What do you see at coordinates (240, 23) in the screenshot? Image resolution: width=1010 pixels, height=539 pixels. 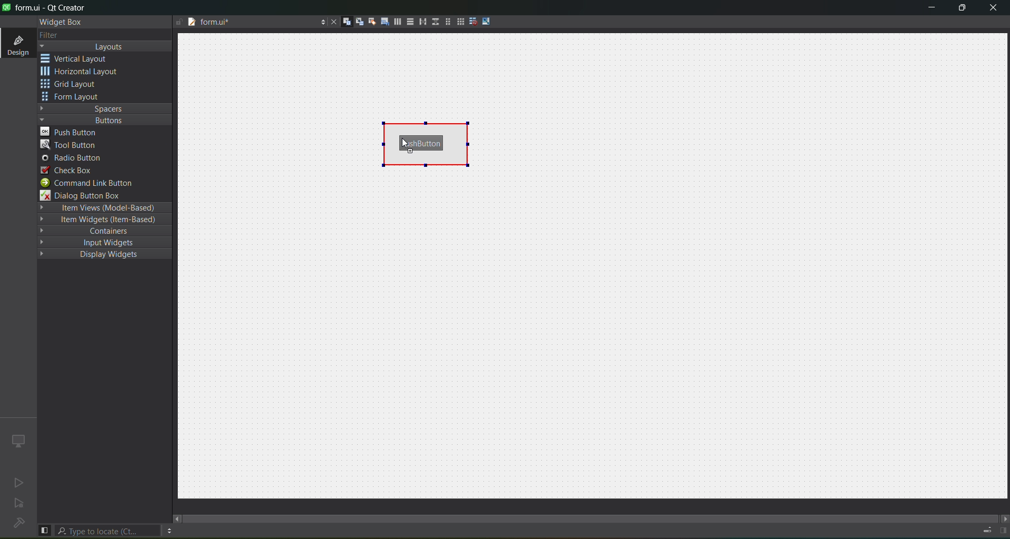 I see `tab name` at bounding box center [240, 23].